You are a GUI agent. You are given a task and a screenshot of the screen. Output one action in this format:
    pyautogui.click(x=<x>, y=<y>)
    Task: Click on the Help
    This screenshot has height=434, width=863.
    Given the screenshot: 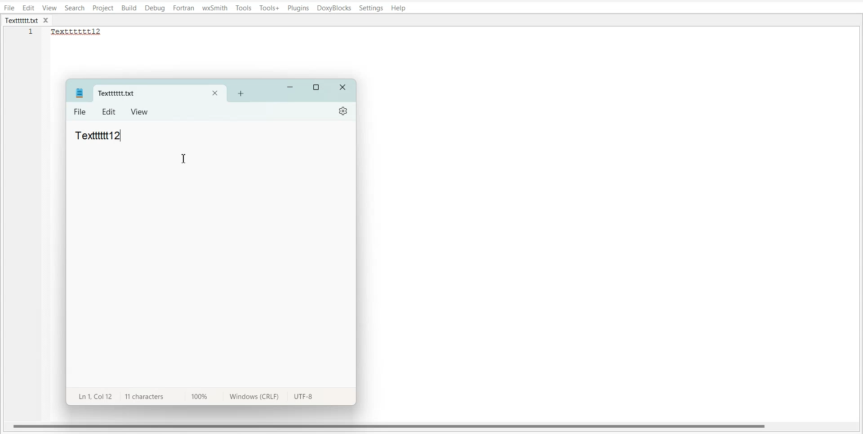 What is the action you would take?
    pyautogui.click(x=398, y=9)
    